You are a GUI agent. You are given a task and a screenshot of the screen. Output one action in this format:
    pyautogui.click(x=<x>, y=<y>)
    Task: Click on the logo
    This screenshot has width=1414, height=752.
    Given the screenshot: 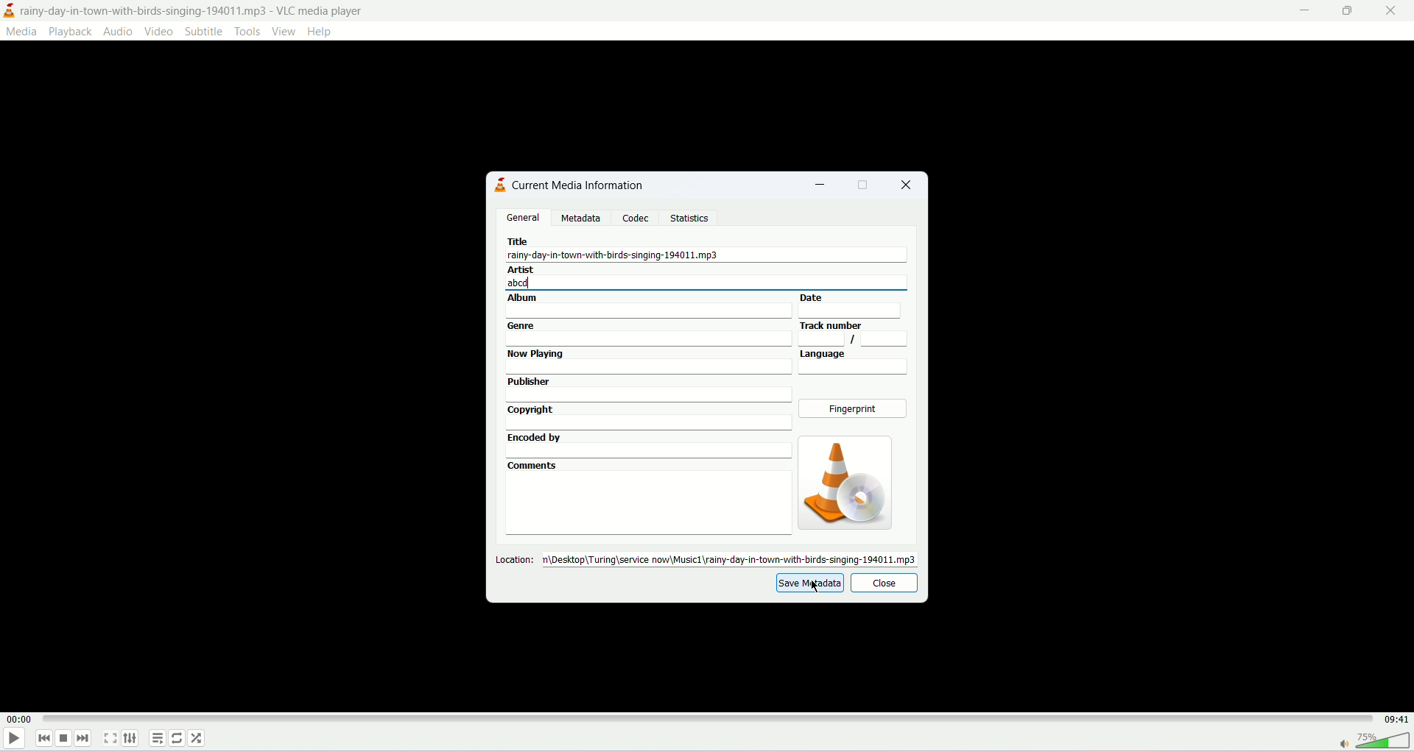 What is the action you would take?
    pyautogui.click(x=496, y=185)
    